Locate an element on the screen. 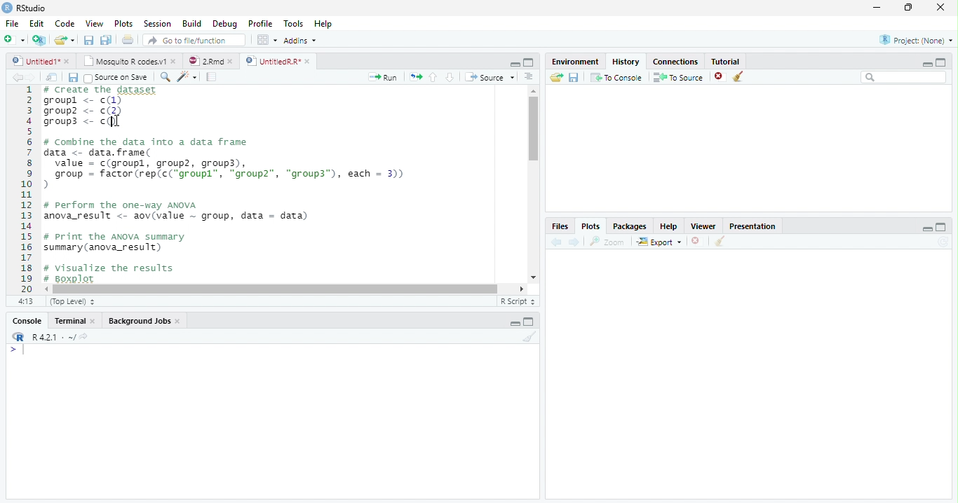 The height and width of the screenshot is (503, 958). 1 is located at coordinates (26, 188).